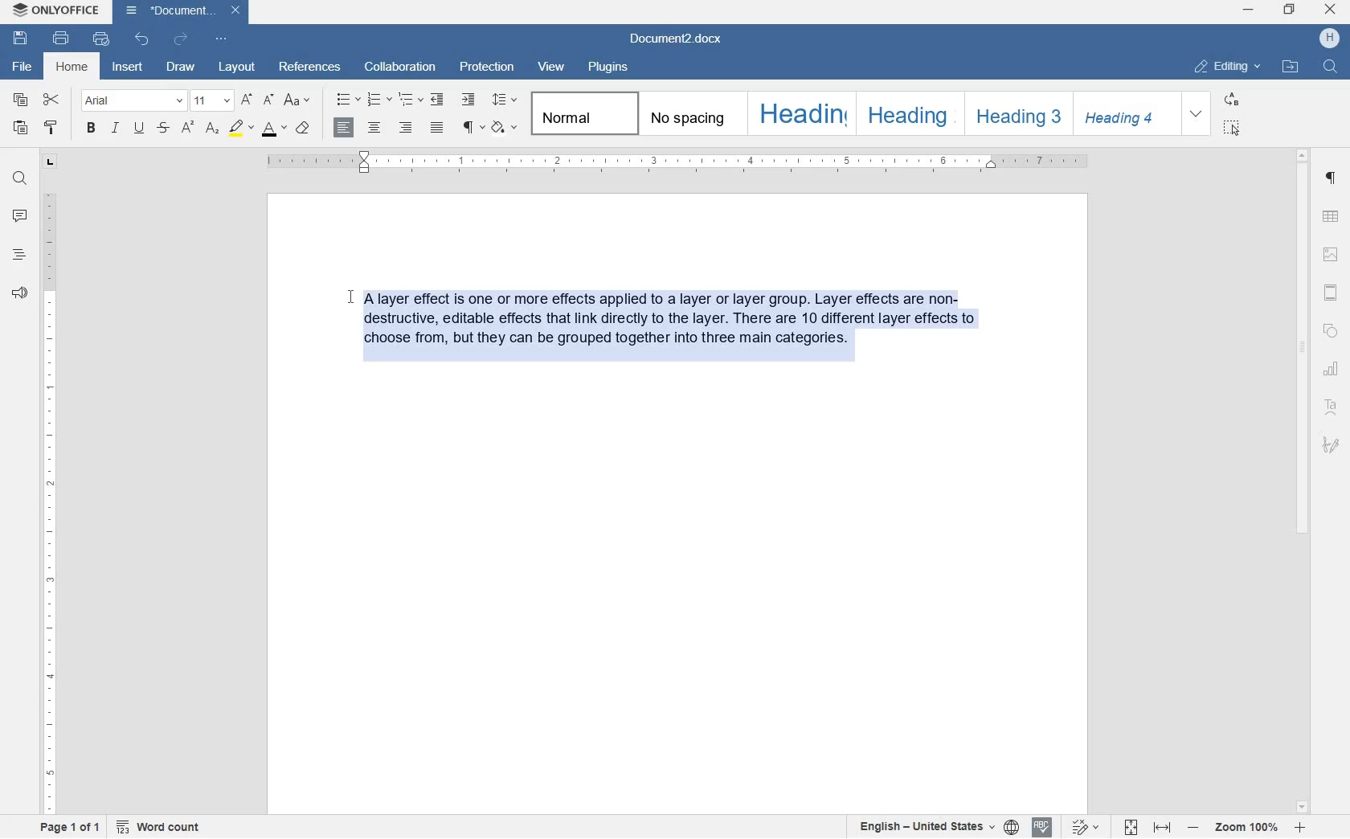 This screenshot has height=839, width=1350. What do you see at coordinates (681, 41) in the screenshot?
I see `file name` at bounding box center [681, 41].